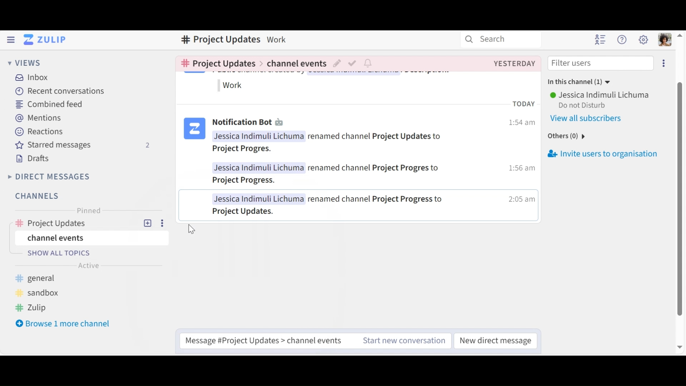 The image size is (686, 386). What do you see at coordinates (241, 123) in the screenshot?
I see `Notification Bot` at bounding box center [241, 123].